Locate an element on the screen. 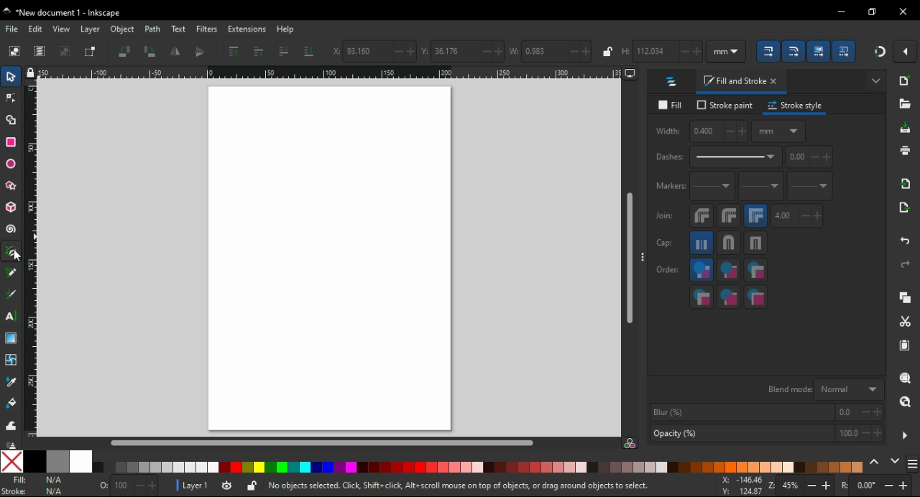 The height and width of the screenshot is (497, 920). toggle selection box to select all touched objects  is located at coordinates (89, 52).